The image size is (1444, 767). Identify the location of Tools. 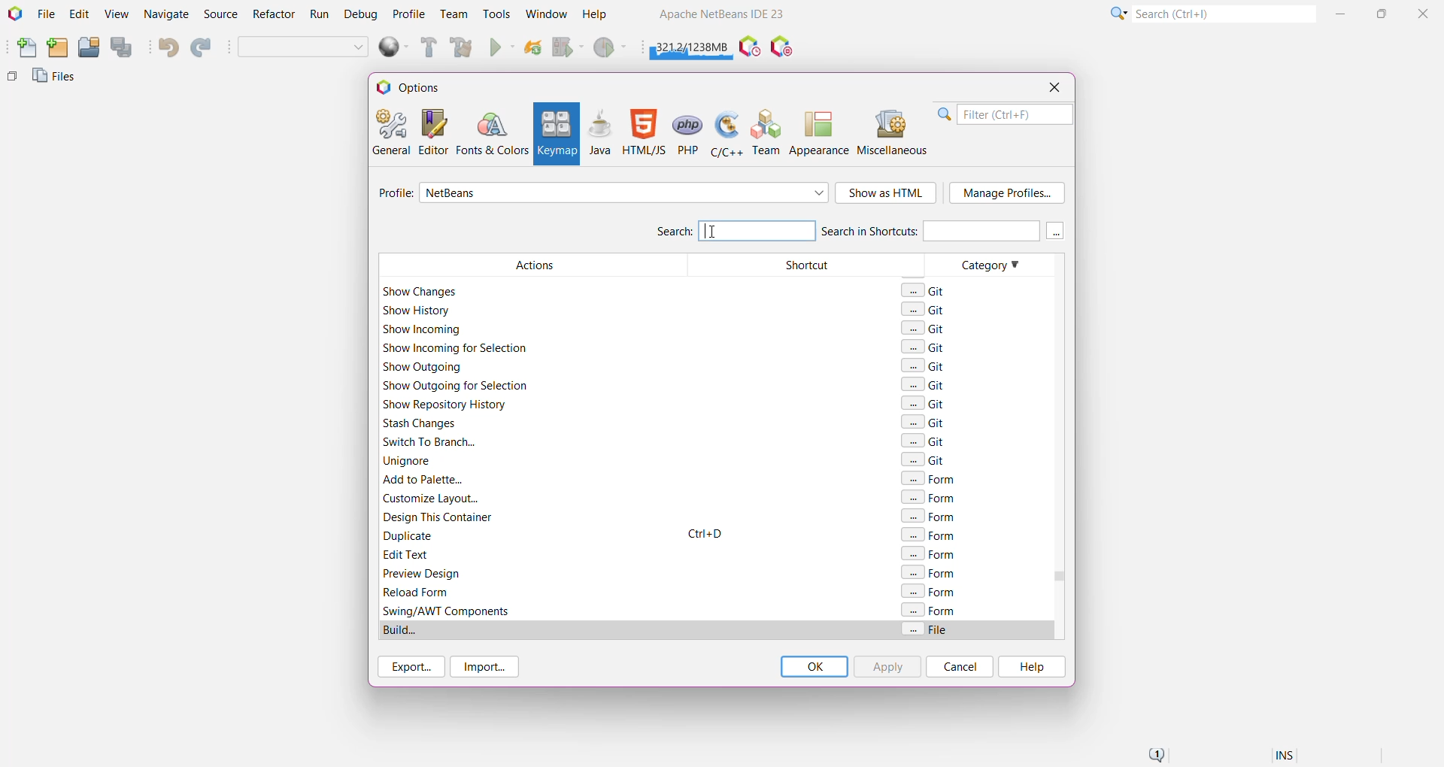
(497, 13).